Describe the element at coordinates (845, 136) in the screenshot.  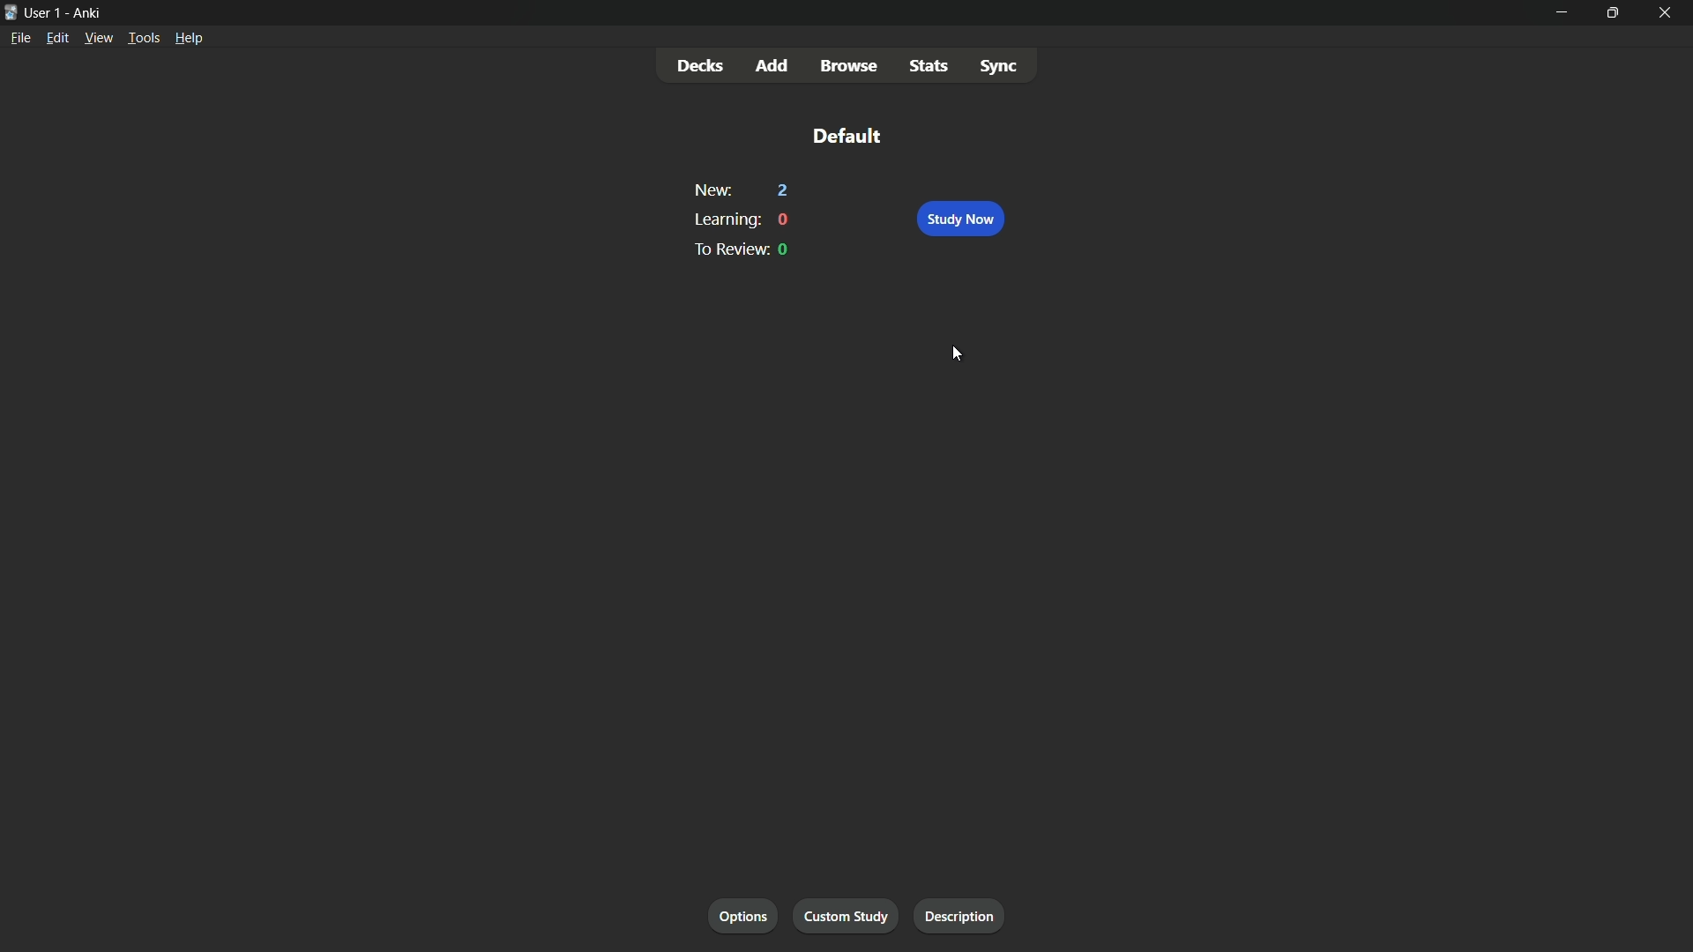
I see `default` at that location.